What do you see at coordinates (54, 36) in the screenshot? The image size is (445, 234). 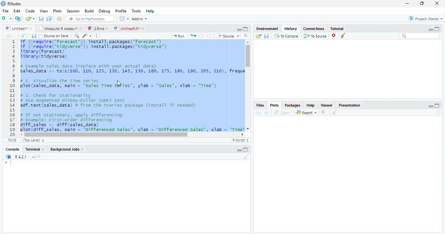 I see `Source on Save` at bounding box center [54, 36].